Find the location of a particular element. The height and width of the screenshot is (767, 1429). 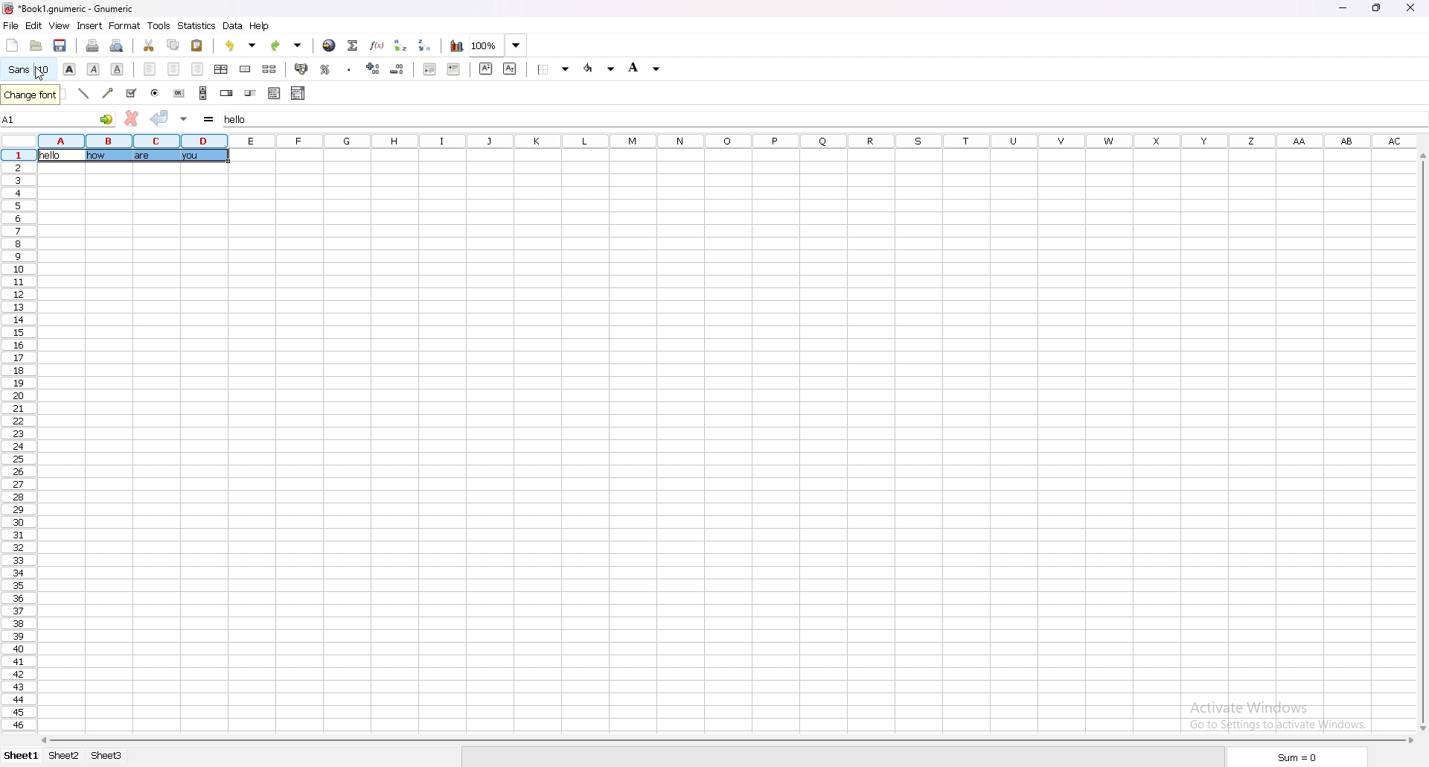

split merged cells is located at coordinates (269, 69).